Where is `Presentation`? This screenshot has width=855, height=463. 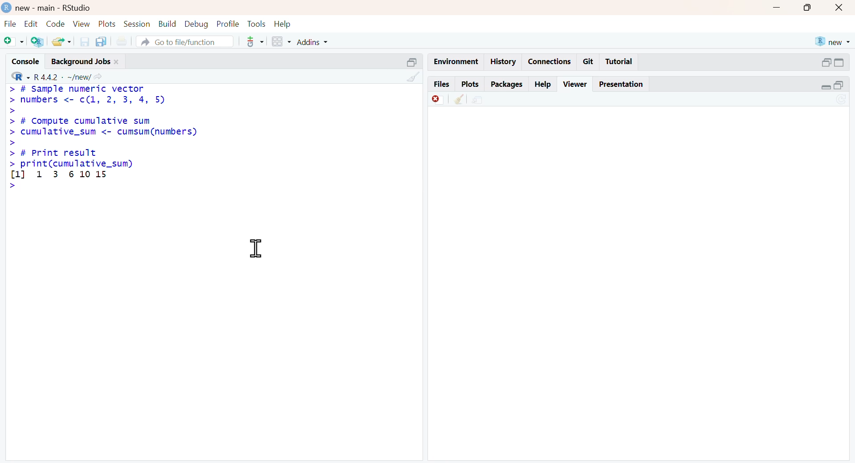 Presentation is located at coordinates (621, 85).